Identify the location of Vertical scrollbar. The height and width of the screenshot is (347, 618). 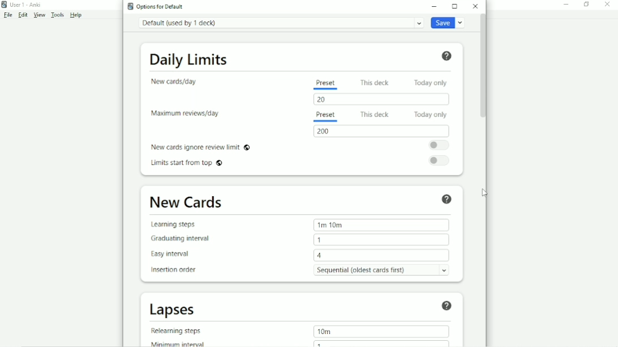
(483, 67).